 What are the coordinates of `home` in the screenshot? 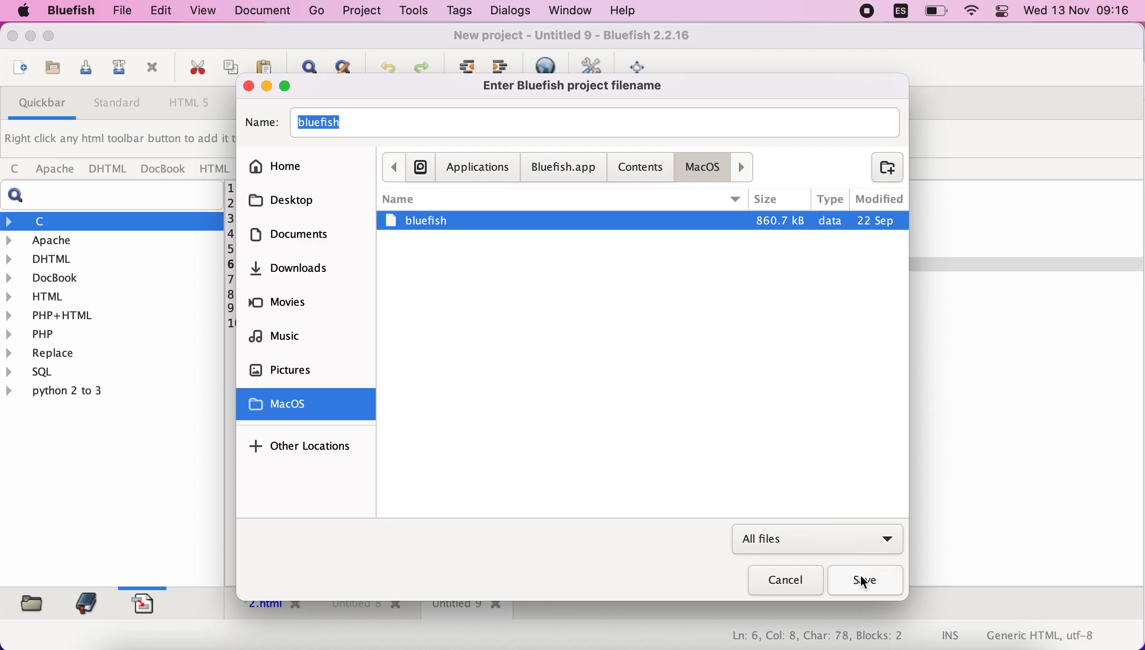 It's located at (306, 164).